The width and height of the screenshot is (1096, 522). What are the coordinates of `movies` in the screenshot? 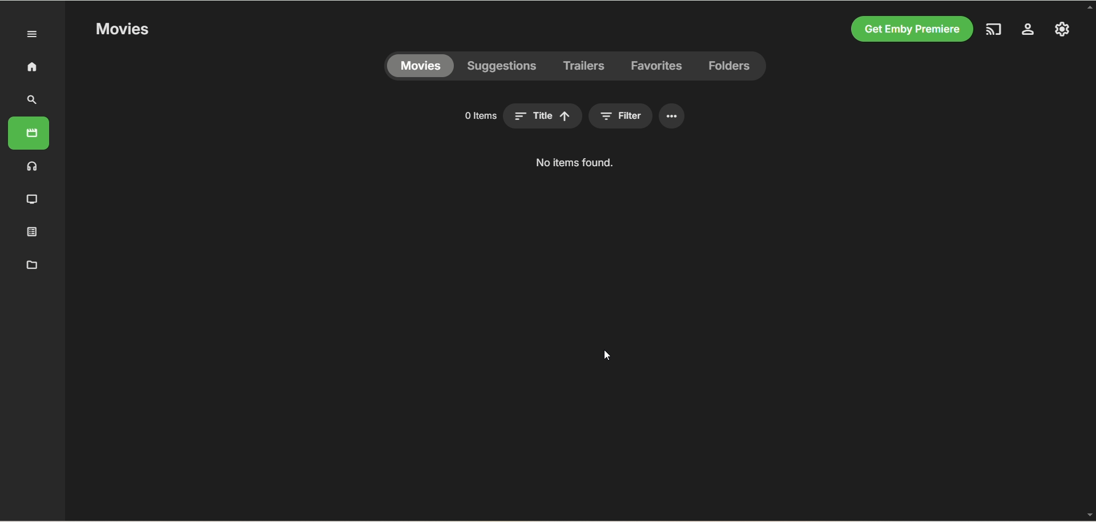 It's located at (122, 30).